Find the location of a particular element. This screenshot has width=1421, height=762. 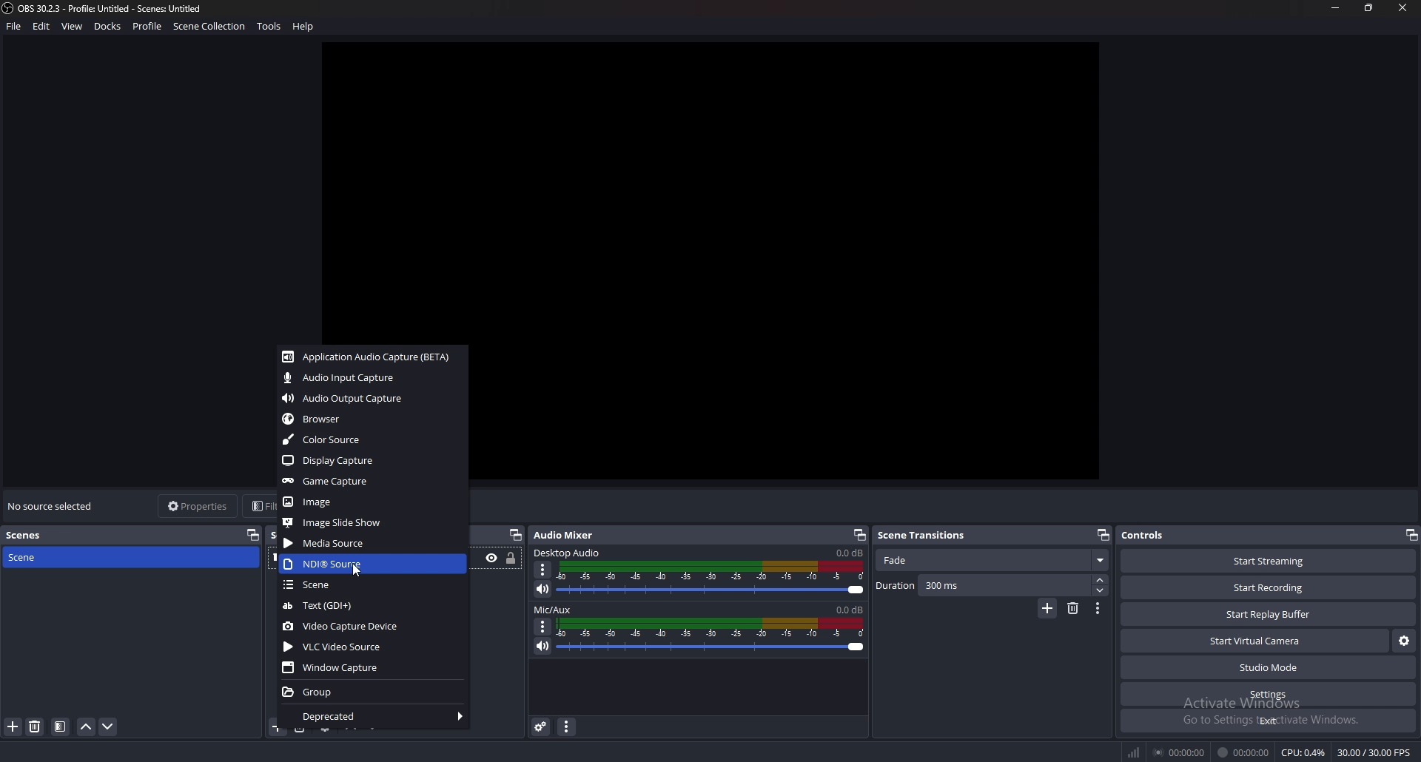

scene is located at coordinates (41, 558).